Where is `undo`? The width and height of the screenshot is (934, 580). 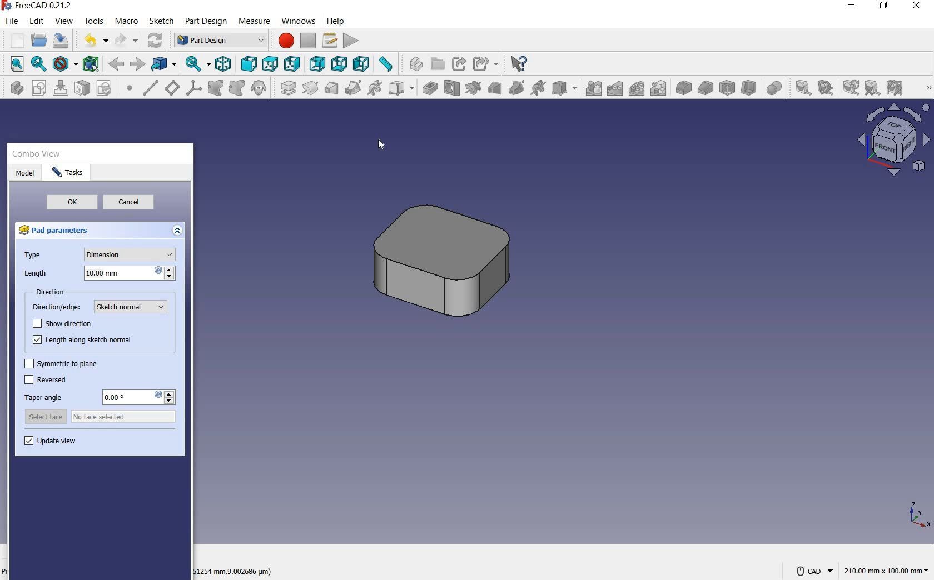
undo is located at coordinates (95, 41).